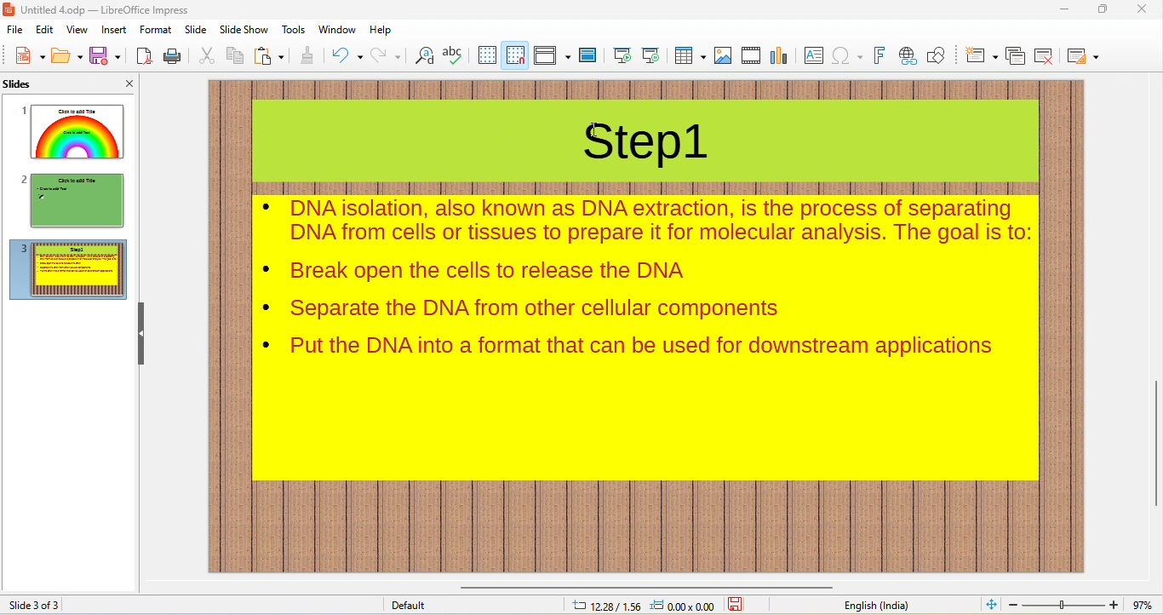 The width and height of the screenshot is (1163, 615). Describe the element at coordinates (813, 57) in the screenshot. I see `text box` at that location.